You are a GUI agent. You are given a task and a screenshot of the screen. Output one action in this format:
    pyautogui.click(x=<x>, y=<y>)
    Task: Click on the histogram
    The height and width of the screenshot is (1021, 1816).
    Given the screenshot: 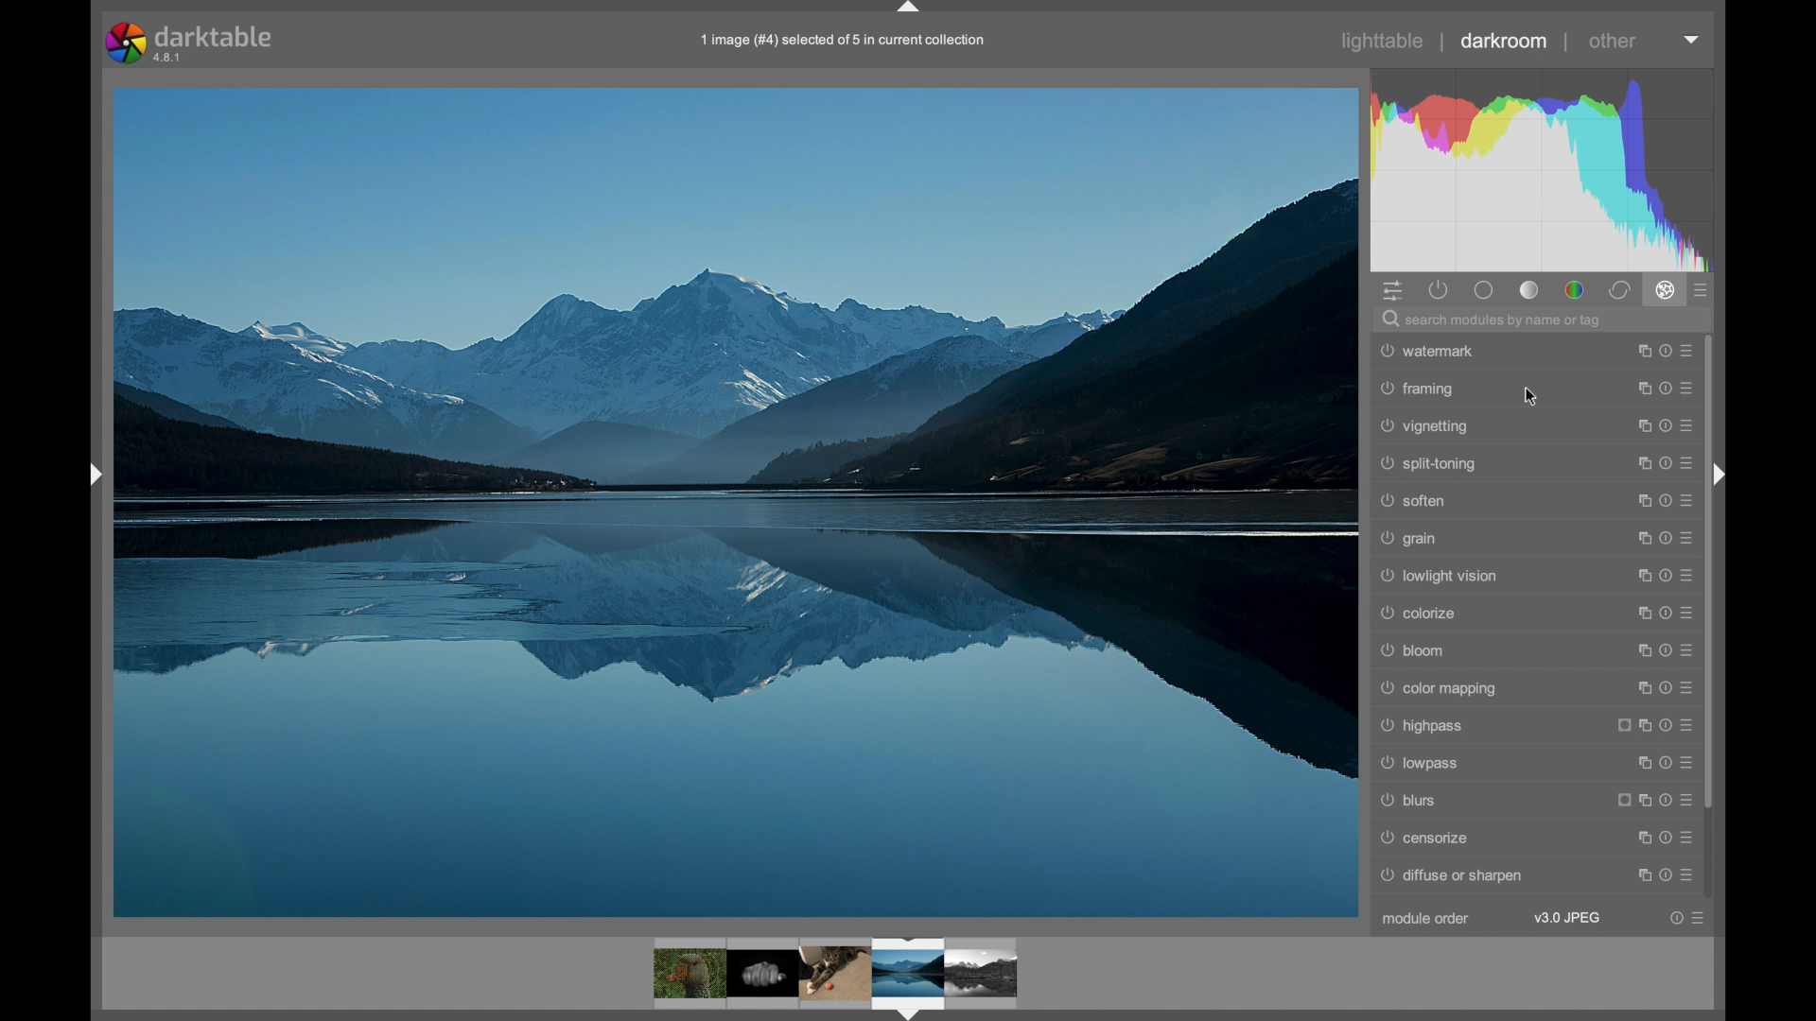 What is the action you would take?
    pyautogui.click(x=1543, y=168)
    